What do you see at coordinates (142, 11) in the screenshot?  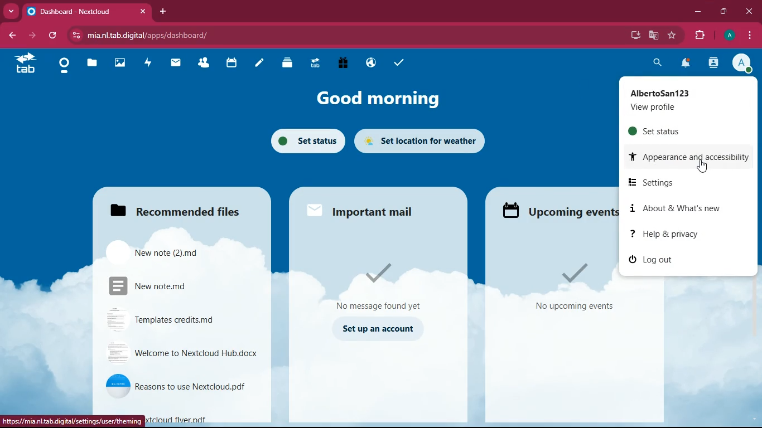 I see `close` at bounding box center [142, 11].